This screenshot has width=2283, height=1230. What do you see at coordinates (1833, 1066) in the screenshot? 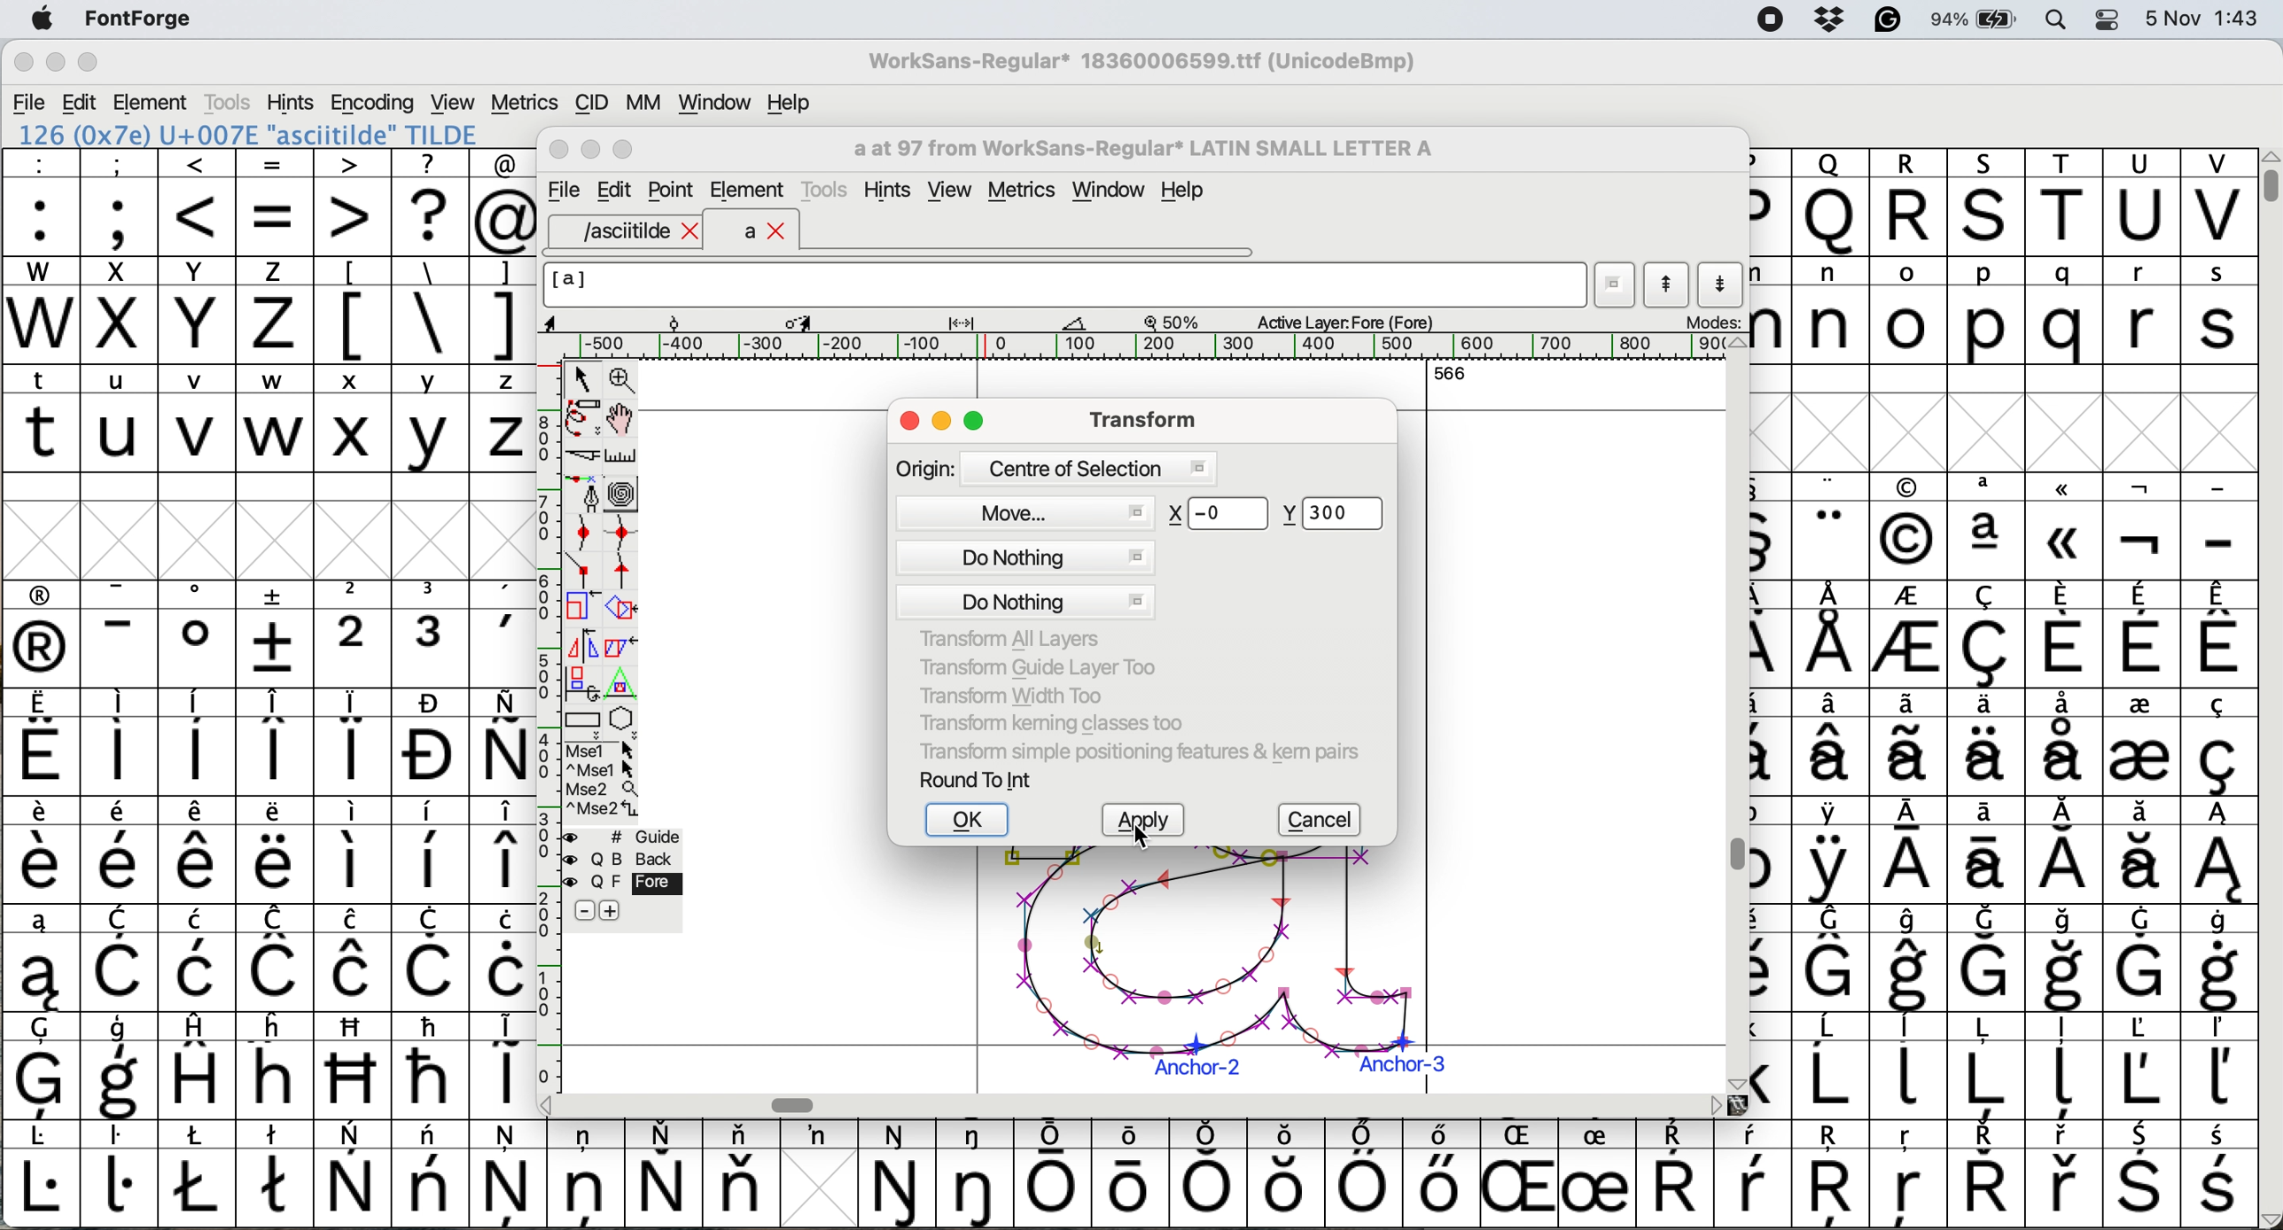
I see `symbol` at bounding box center [1833, 1066].